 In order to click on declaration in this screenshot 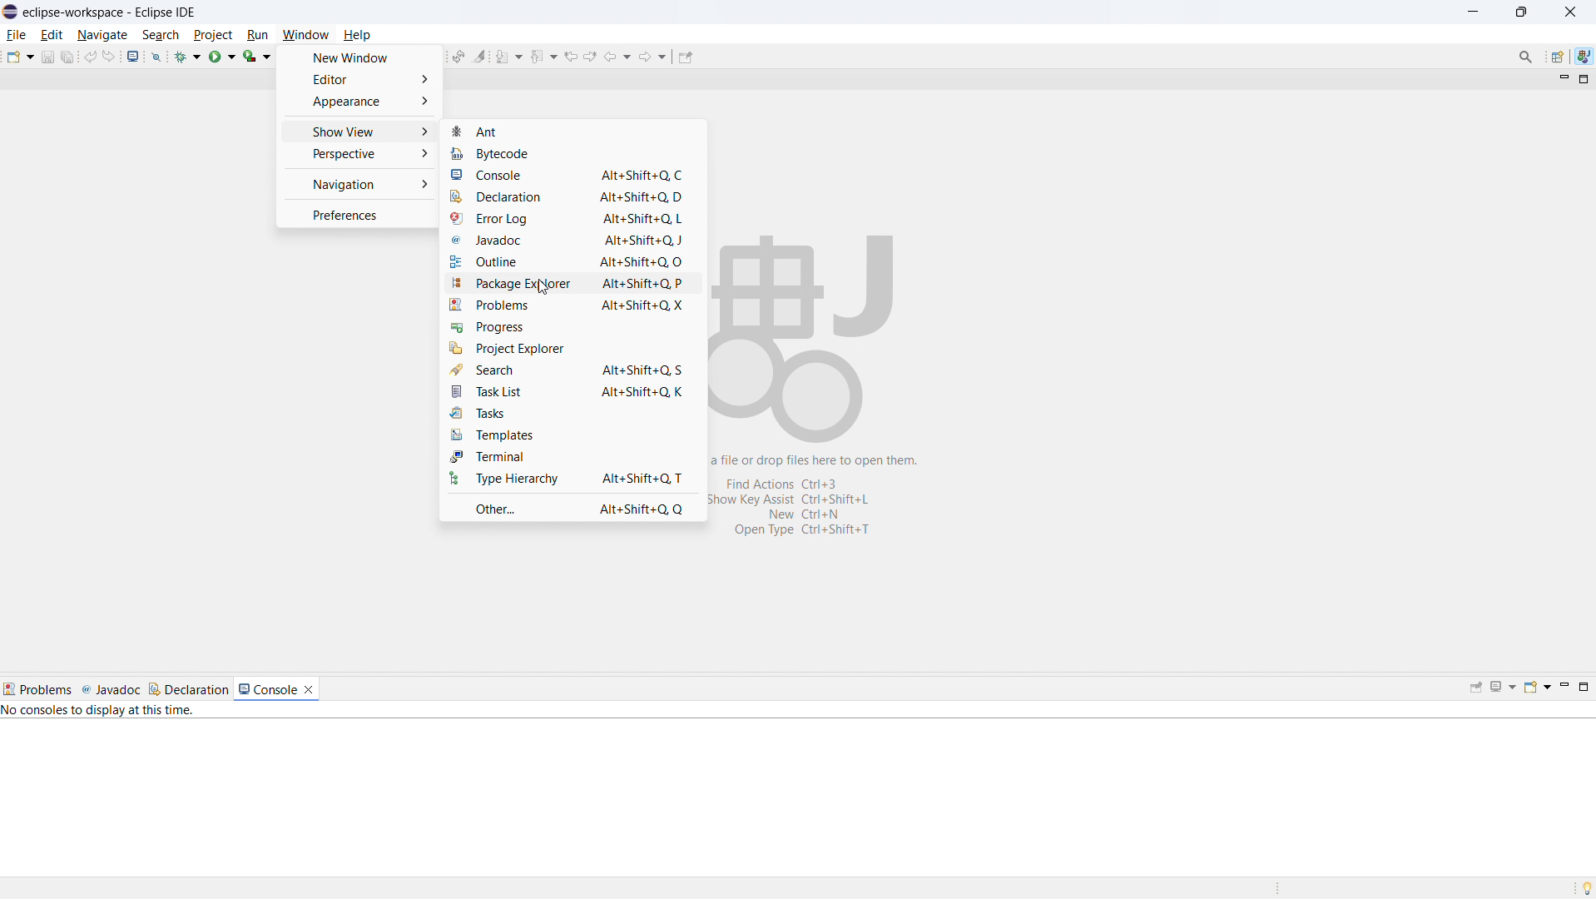, I will do `click(188, 688)`.